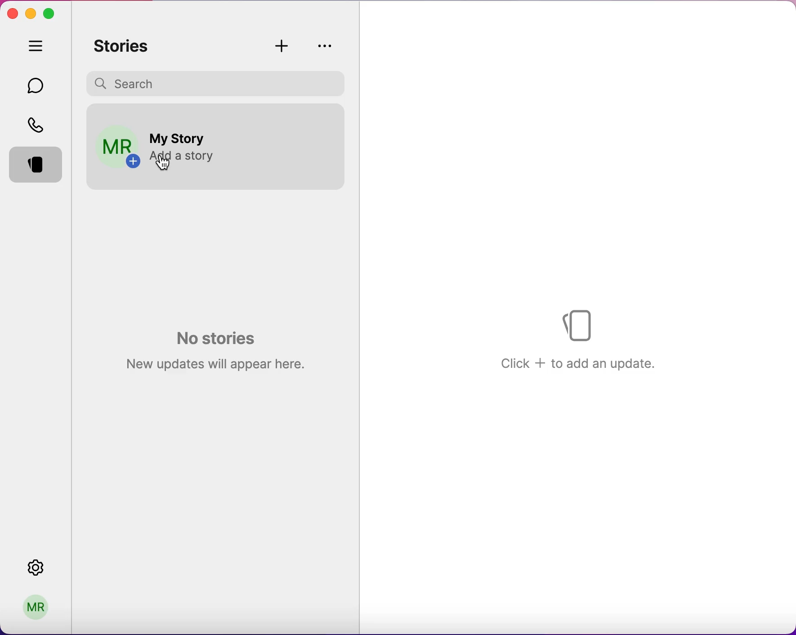  I want to click on settings, so click(45, 568).